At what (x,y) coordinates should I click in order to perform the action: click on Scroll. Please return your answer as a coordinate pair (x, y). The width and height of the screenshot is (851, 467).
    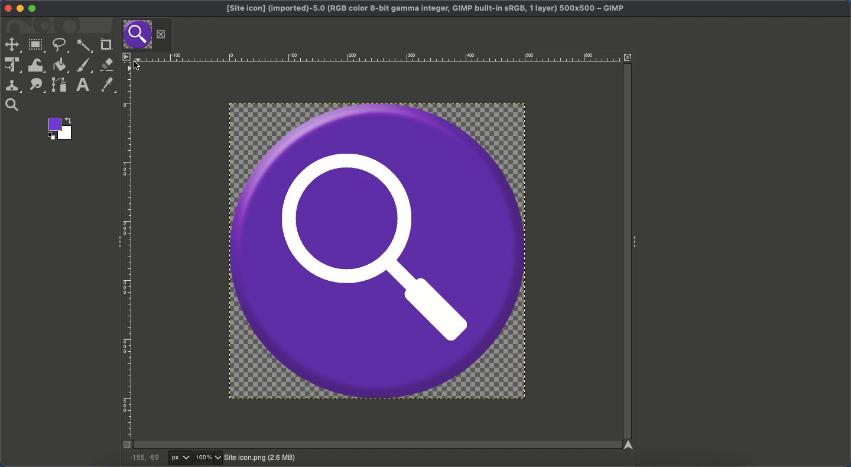
    Looking at the image, I should click on (375, 445).